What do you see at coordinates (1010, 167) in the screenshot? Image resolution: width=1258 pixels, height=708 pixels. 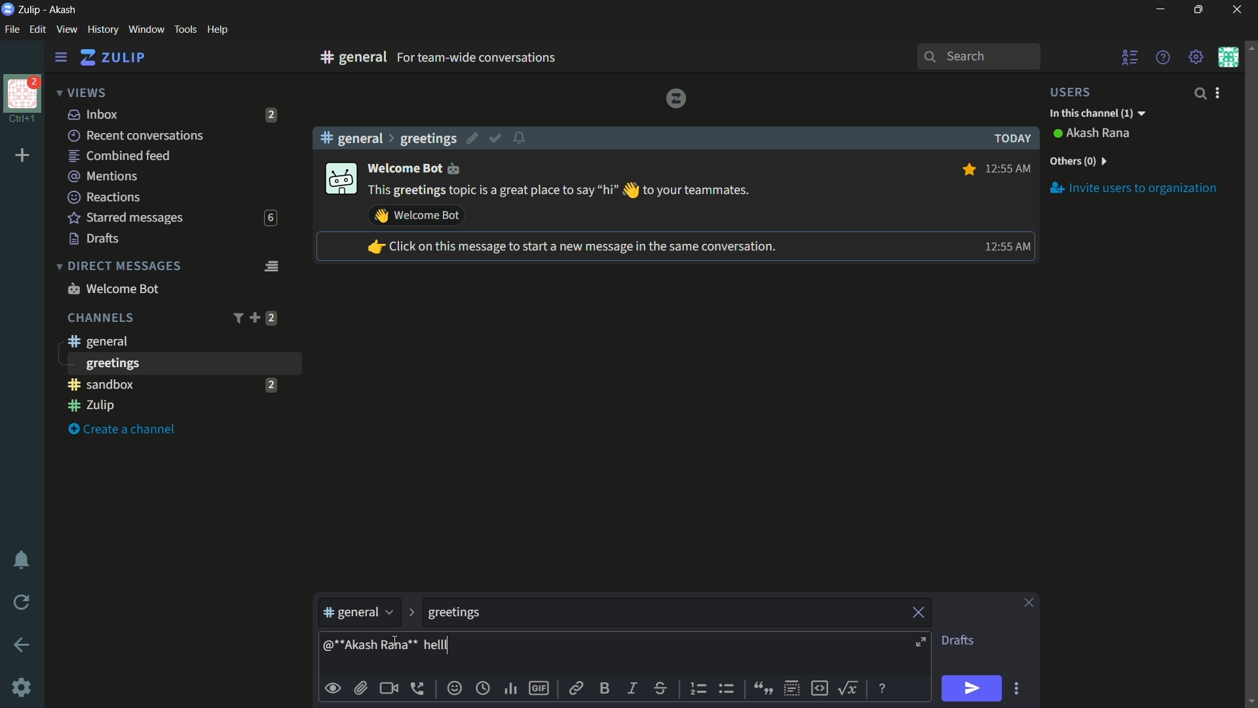 I see `12: 55 AM` at bounding box center [1010, 167].